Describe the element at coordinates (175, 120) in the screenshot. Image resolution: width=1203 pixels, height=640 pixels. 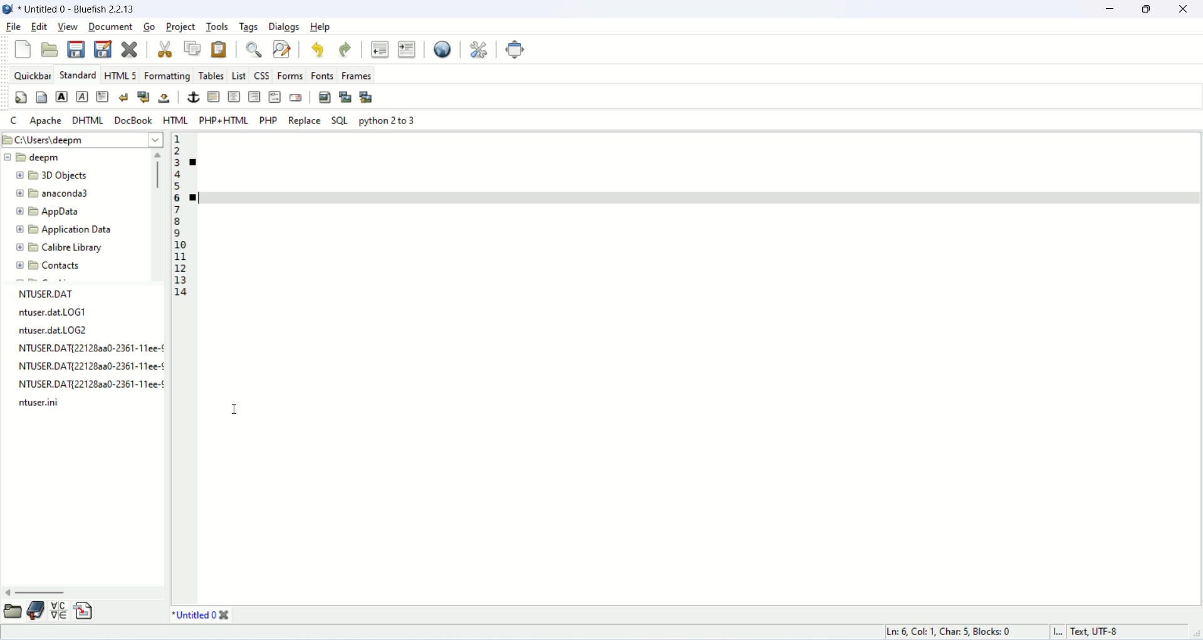
I see `HTML` at that location.